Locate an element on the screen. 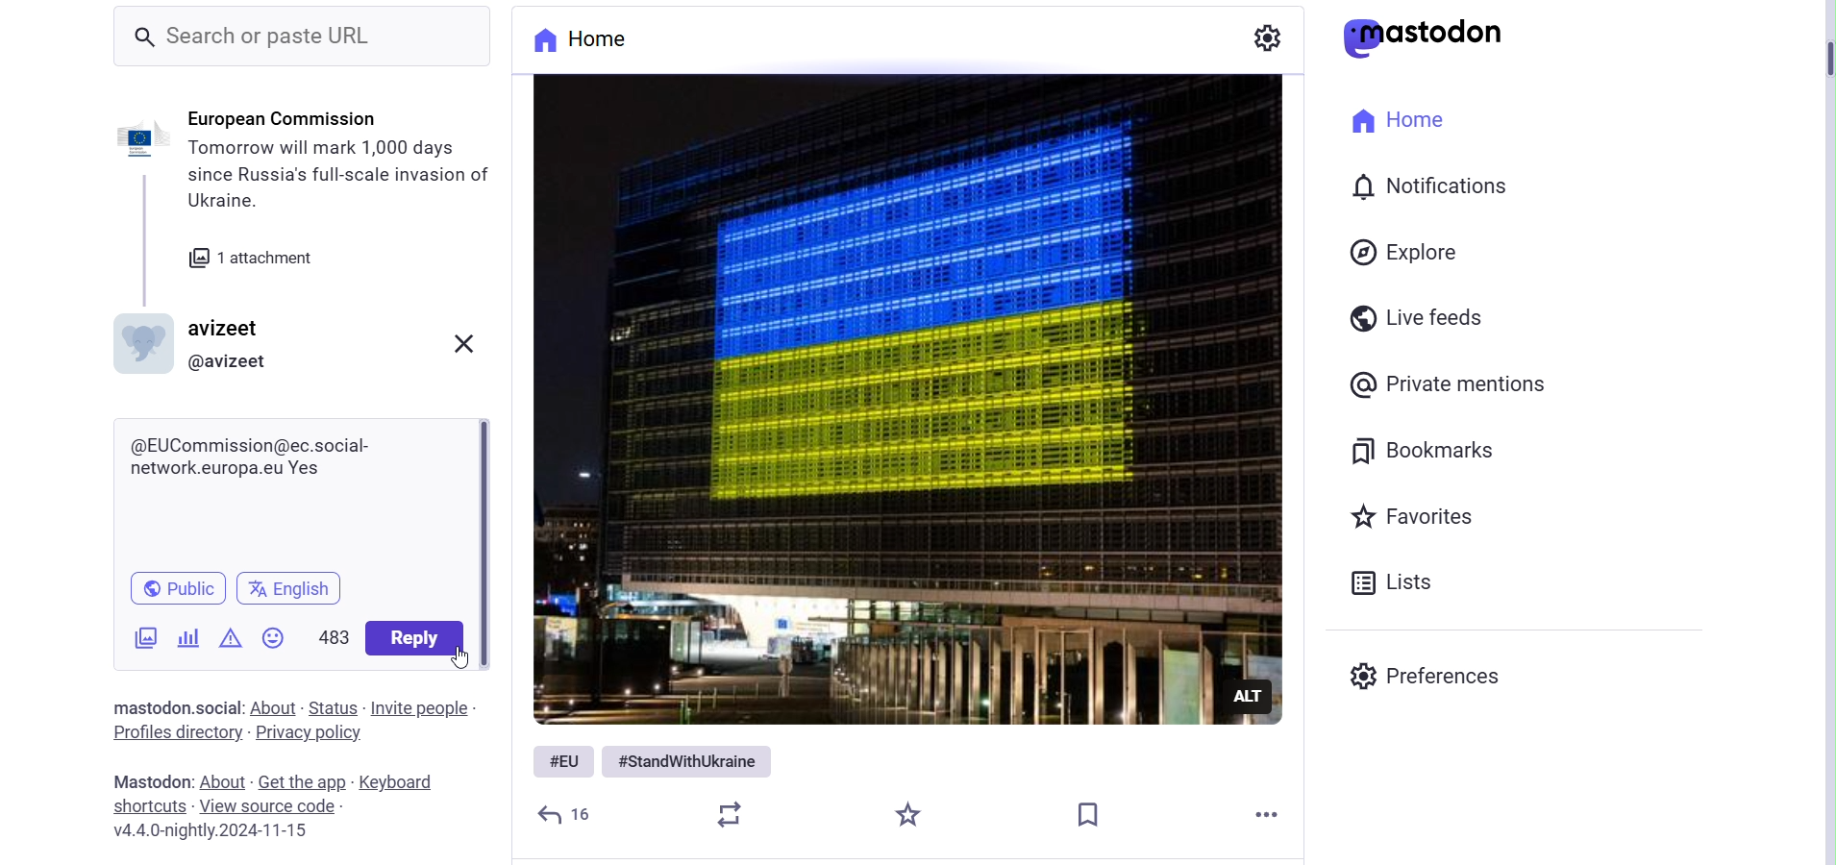 The height and width of the screenshot is (865, 1836). Reply Bar is located at coordinates (302, 489).